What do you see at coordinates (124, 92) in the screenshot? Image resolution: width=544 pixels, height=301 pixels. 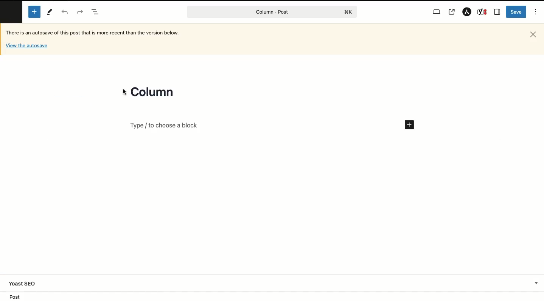 I see `mouse pointer` at bounding box center [124, 92].